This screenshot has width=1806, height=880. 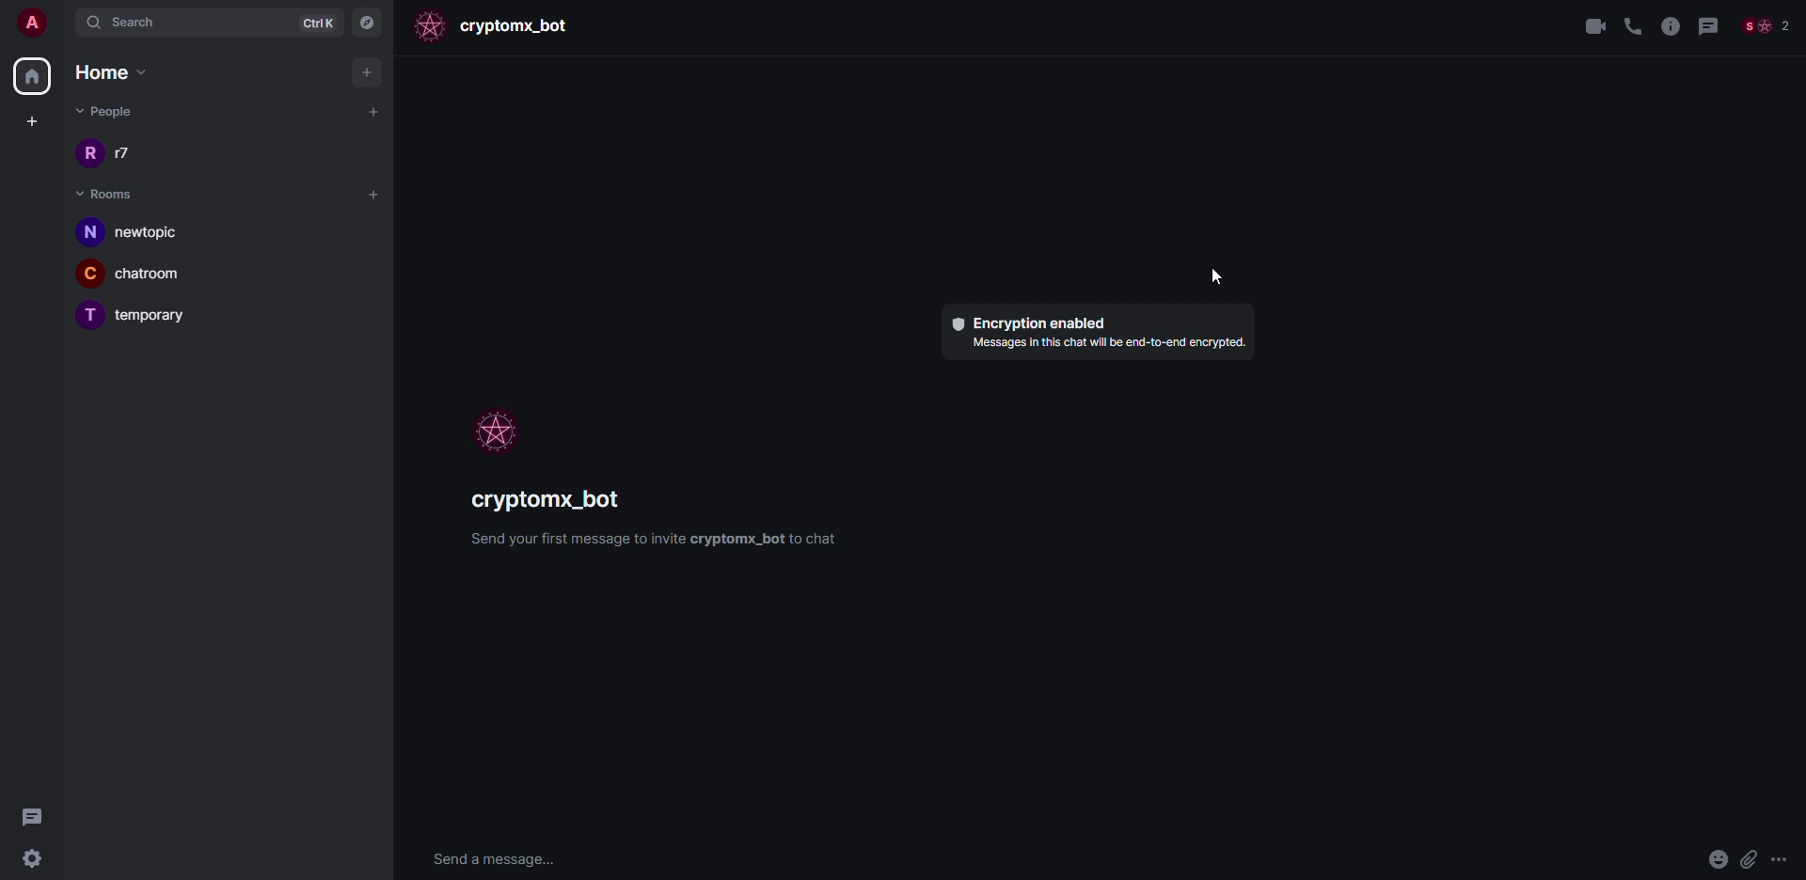 I want to click on create space, so click(x=32, y=120).